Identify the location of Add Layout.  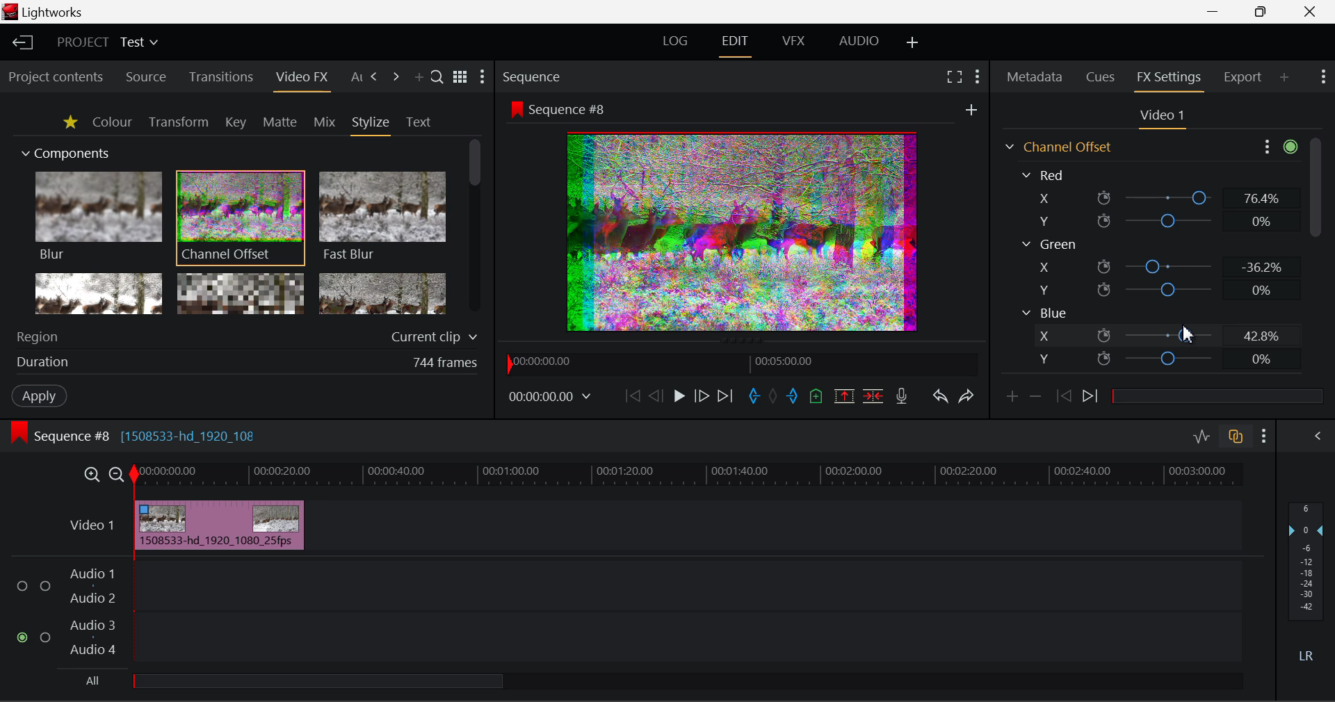
(913, 45).